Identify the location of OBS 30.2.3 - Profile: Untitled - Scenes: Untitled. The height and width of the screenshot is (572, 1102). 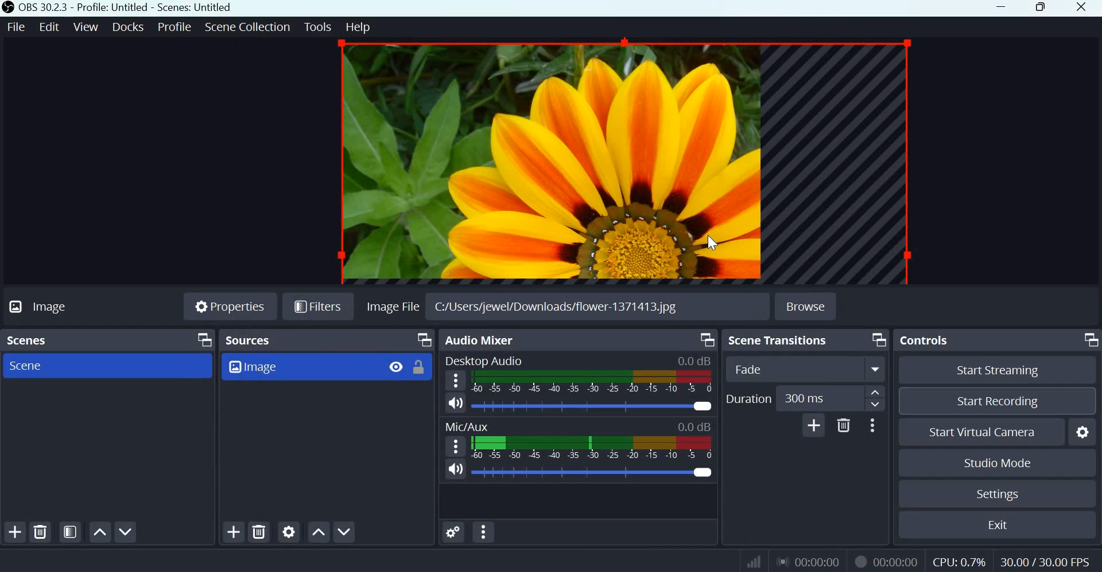
(117, 7).